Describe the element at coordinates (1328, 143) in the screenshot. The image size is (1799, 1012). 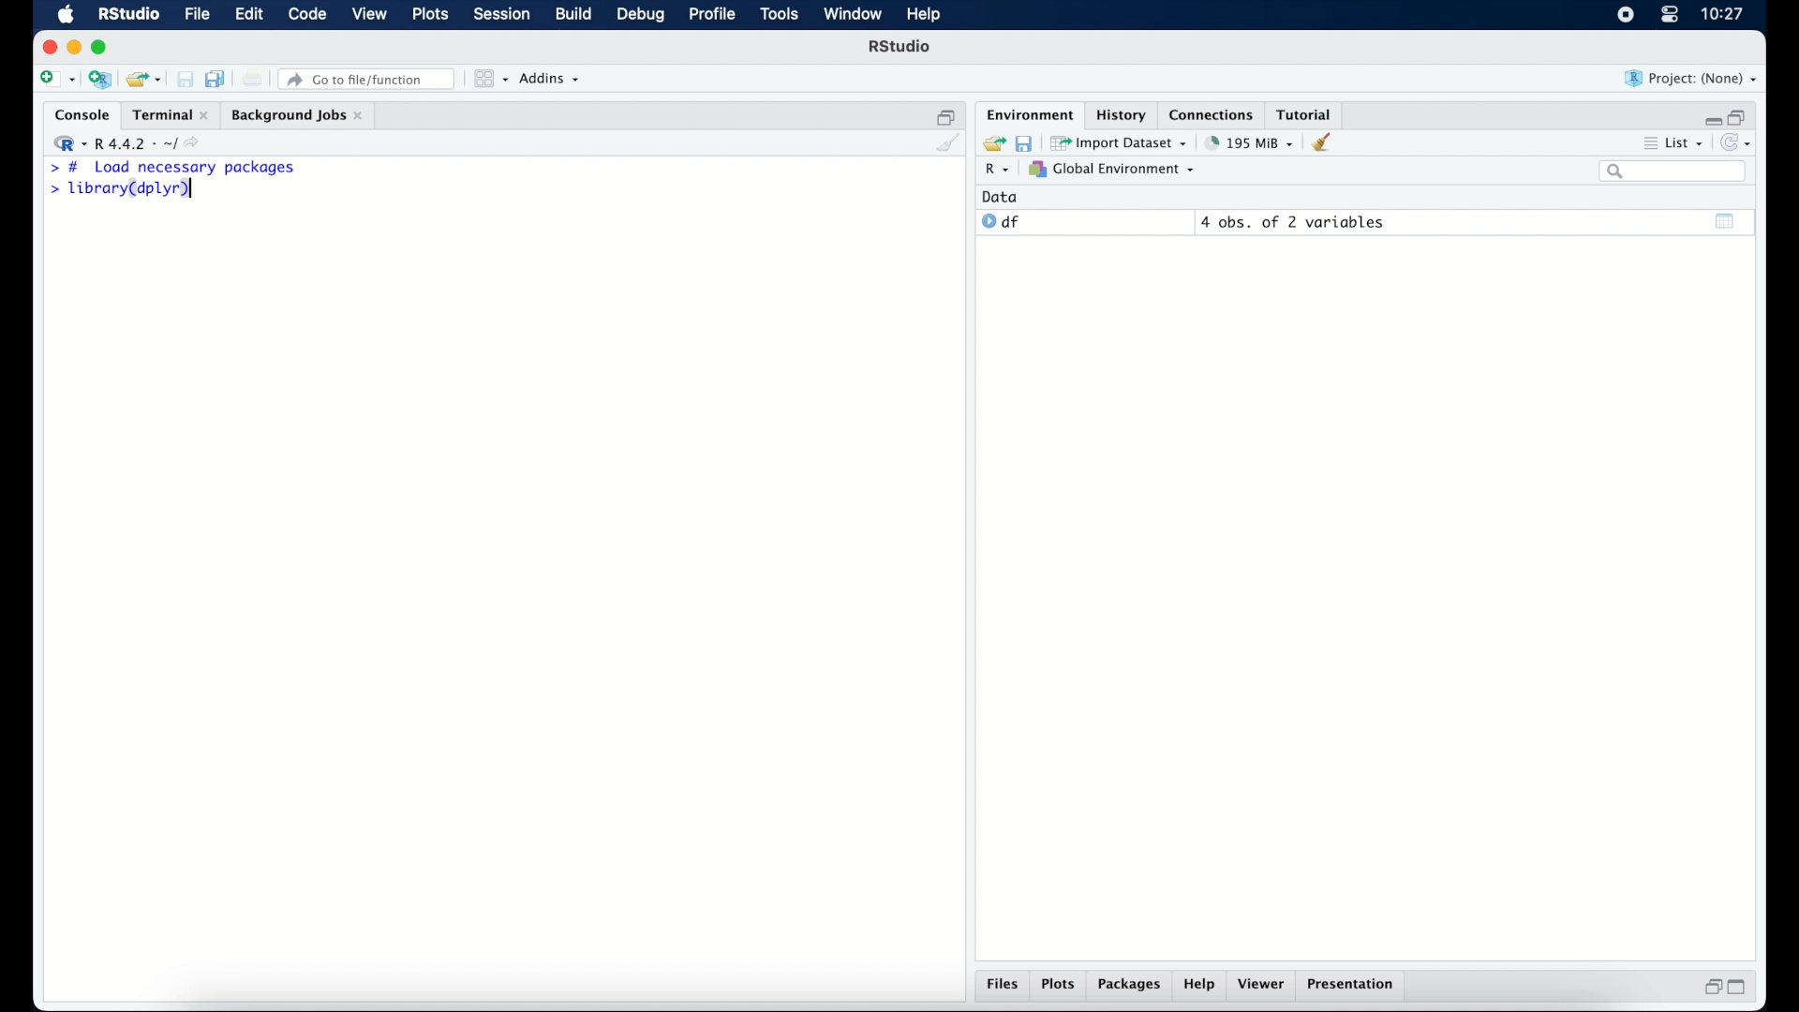
I see `clear workspace` at that location.